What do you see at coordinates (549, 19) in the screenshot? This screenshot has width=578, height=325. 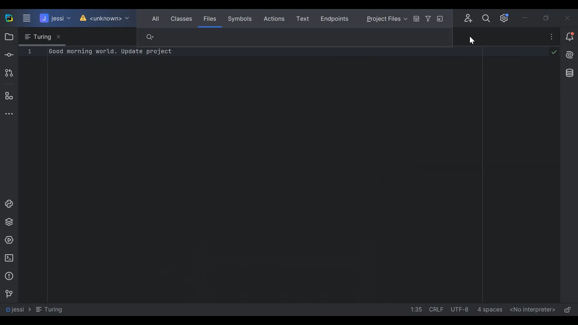 I see `Restore` at bounding box center [549, 19].